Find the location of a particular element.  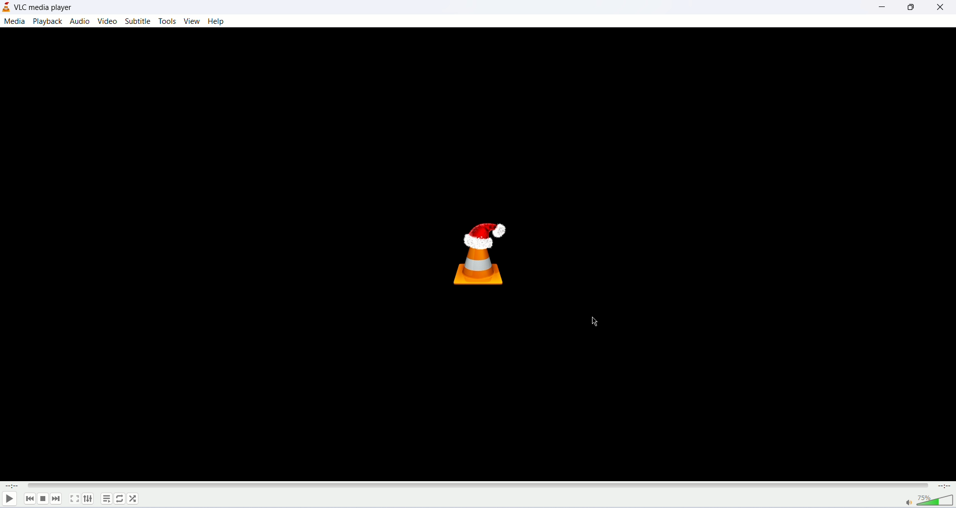

video is located at coordinates (107, 21).